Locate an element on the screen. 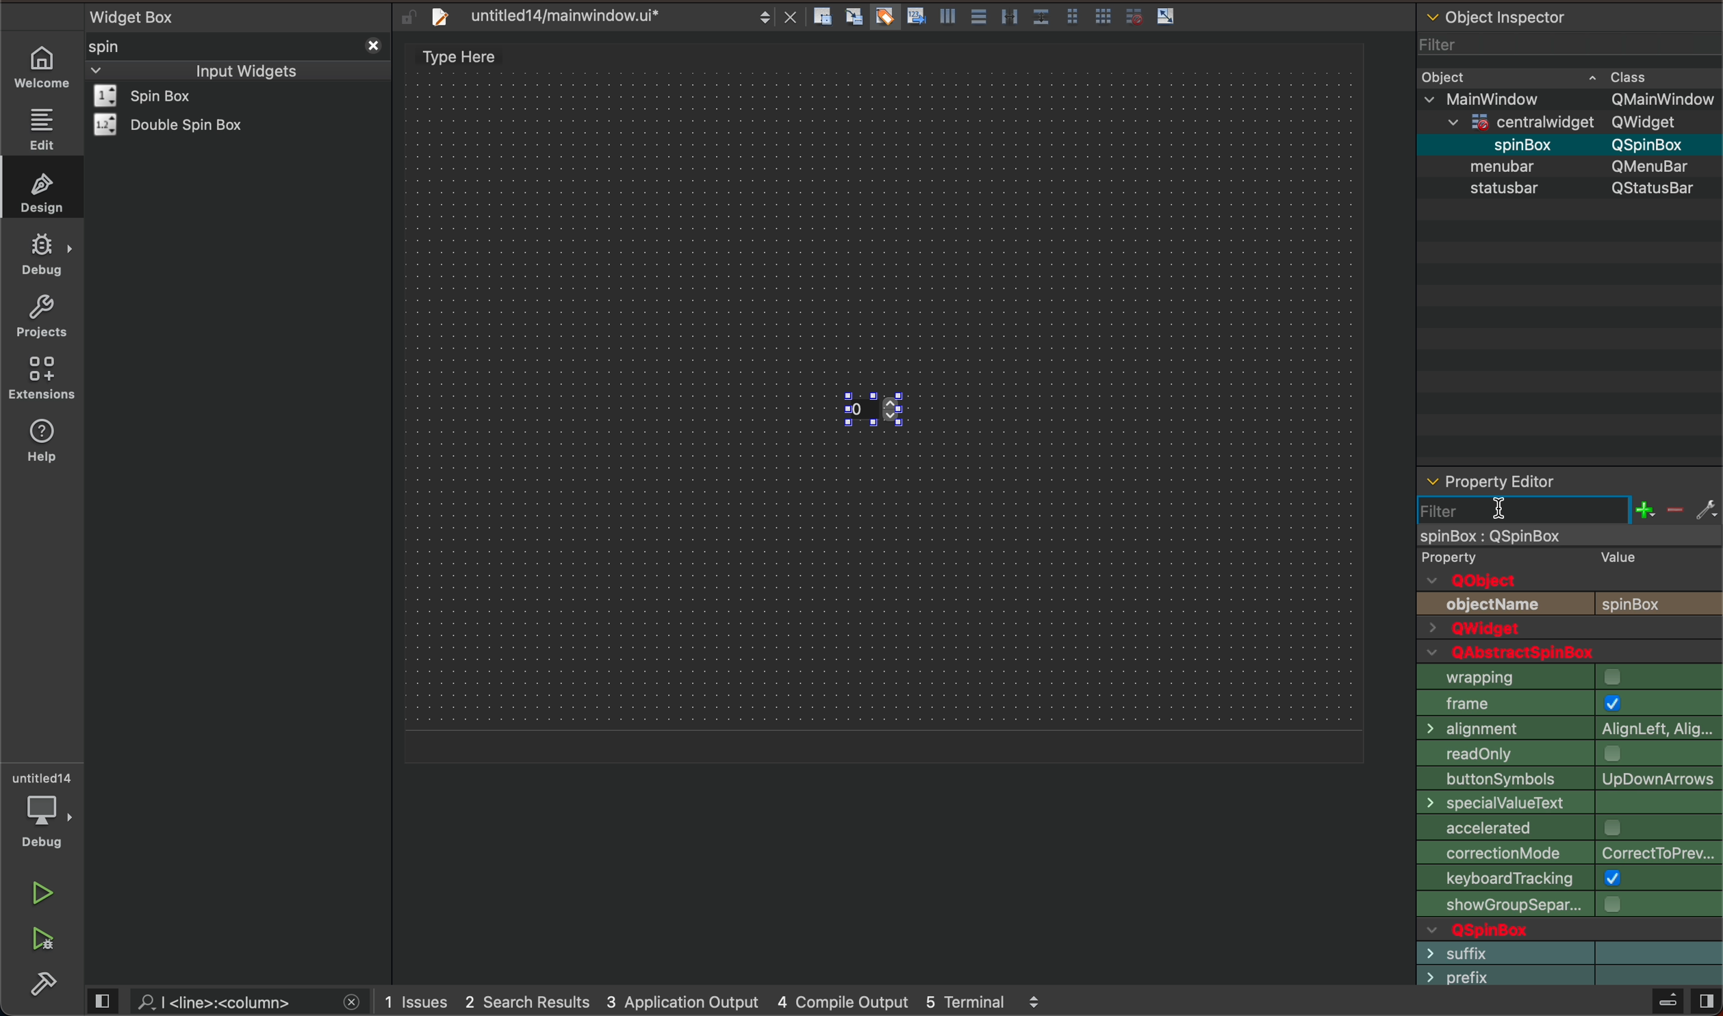 This screenshot has width=1723, height=1016. text is located at coordinates (1511, 190).